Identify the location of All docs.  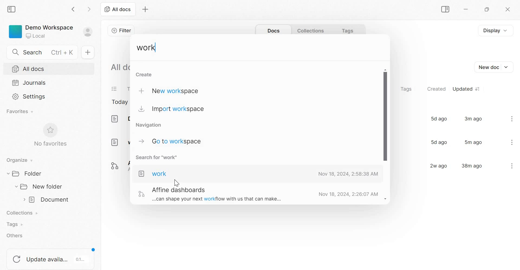
(120, 67).